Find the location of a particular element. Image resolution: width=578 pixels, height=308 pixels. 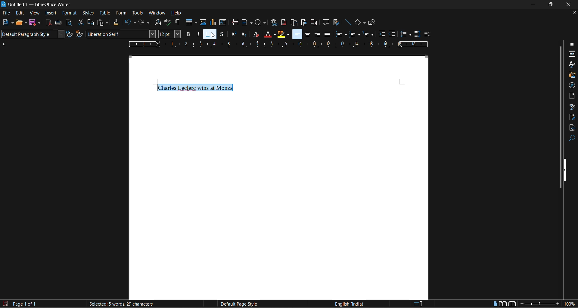

justified is located at coordinates (328, 34).